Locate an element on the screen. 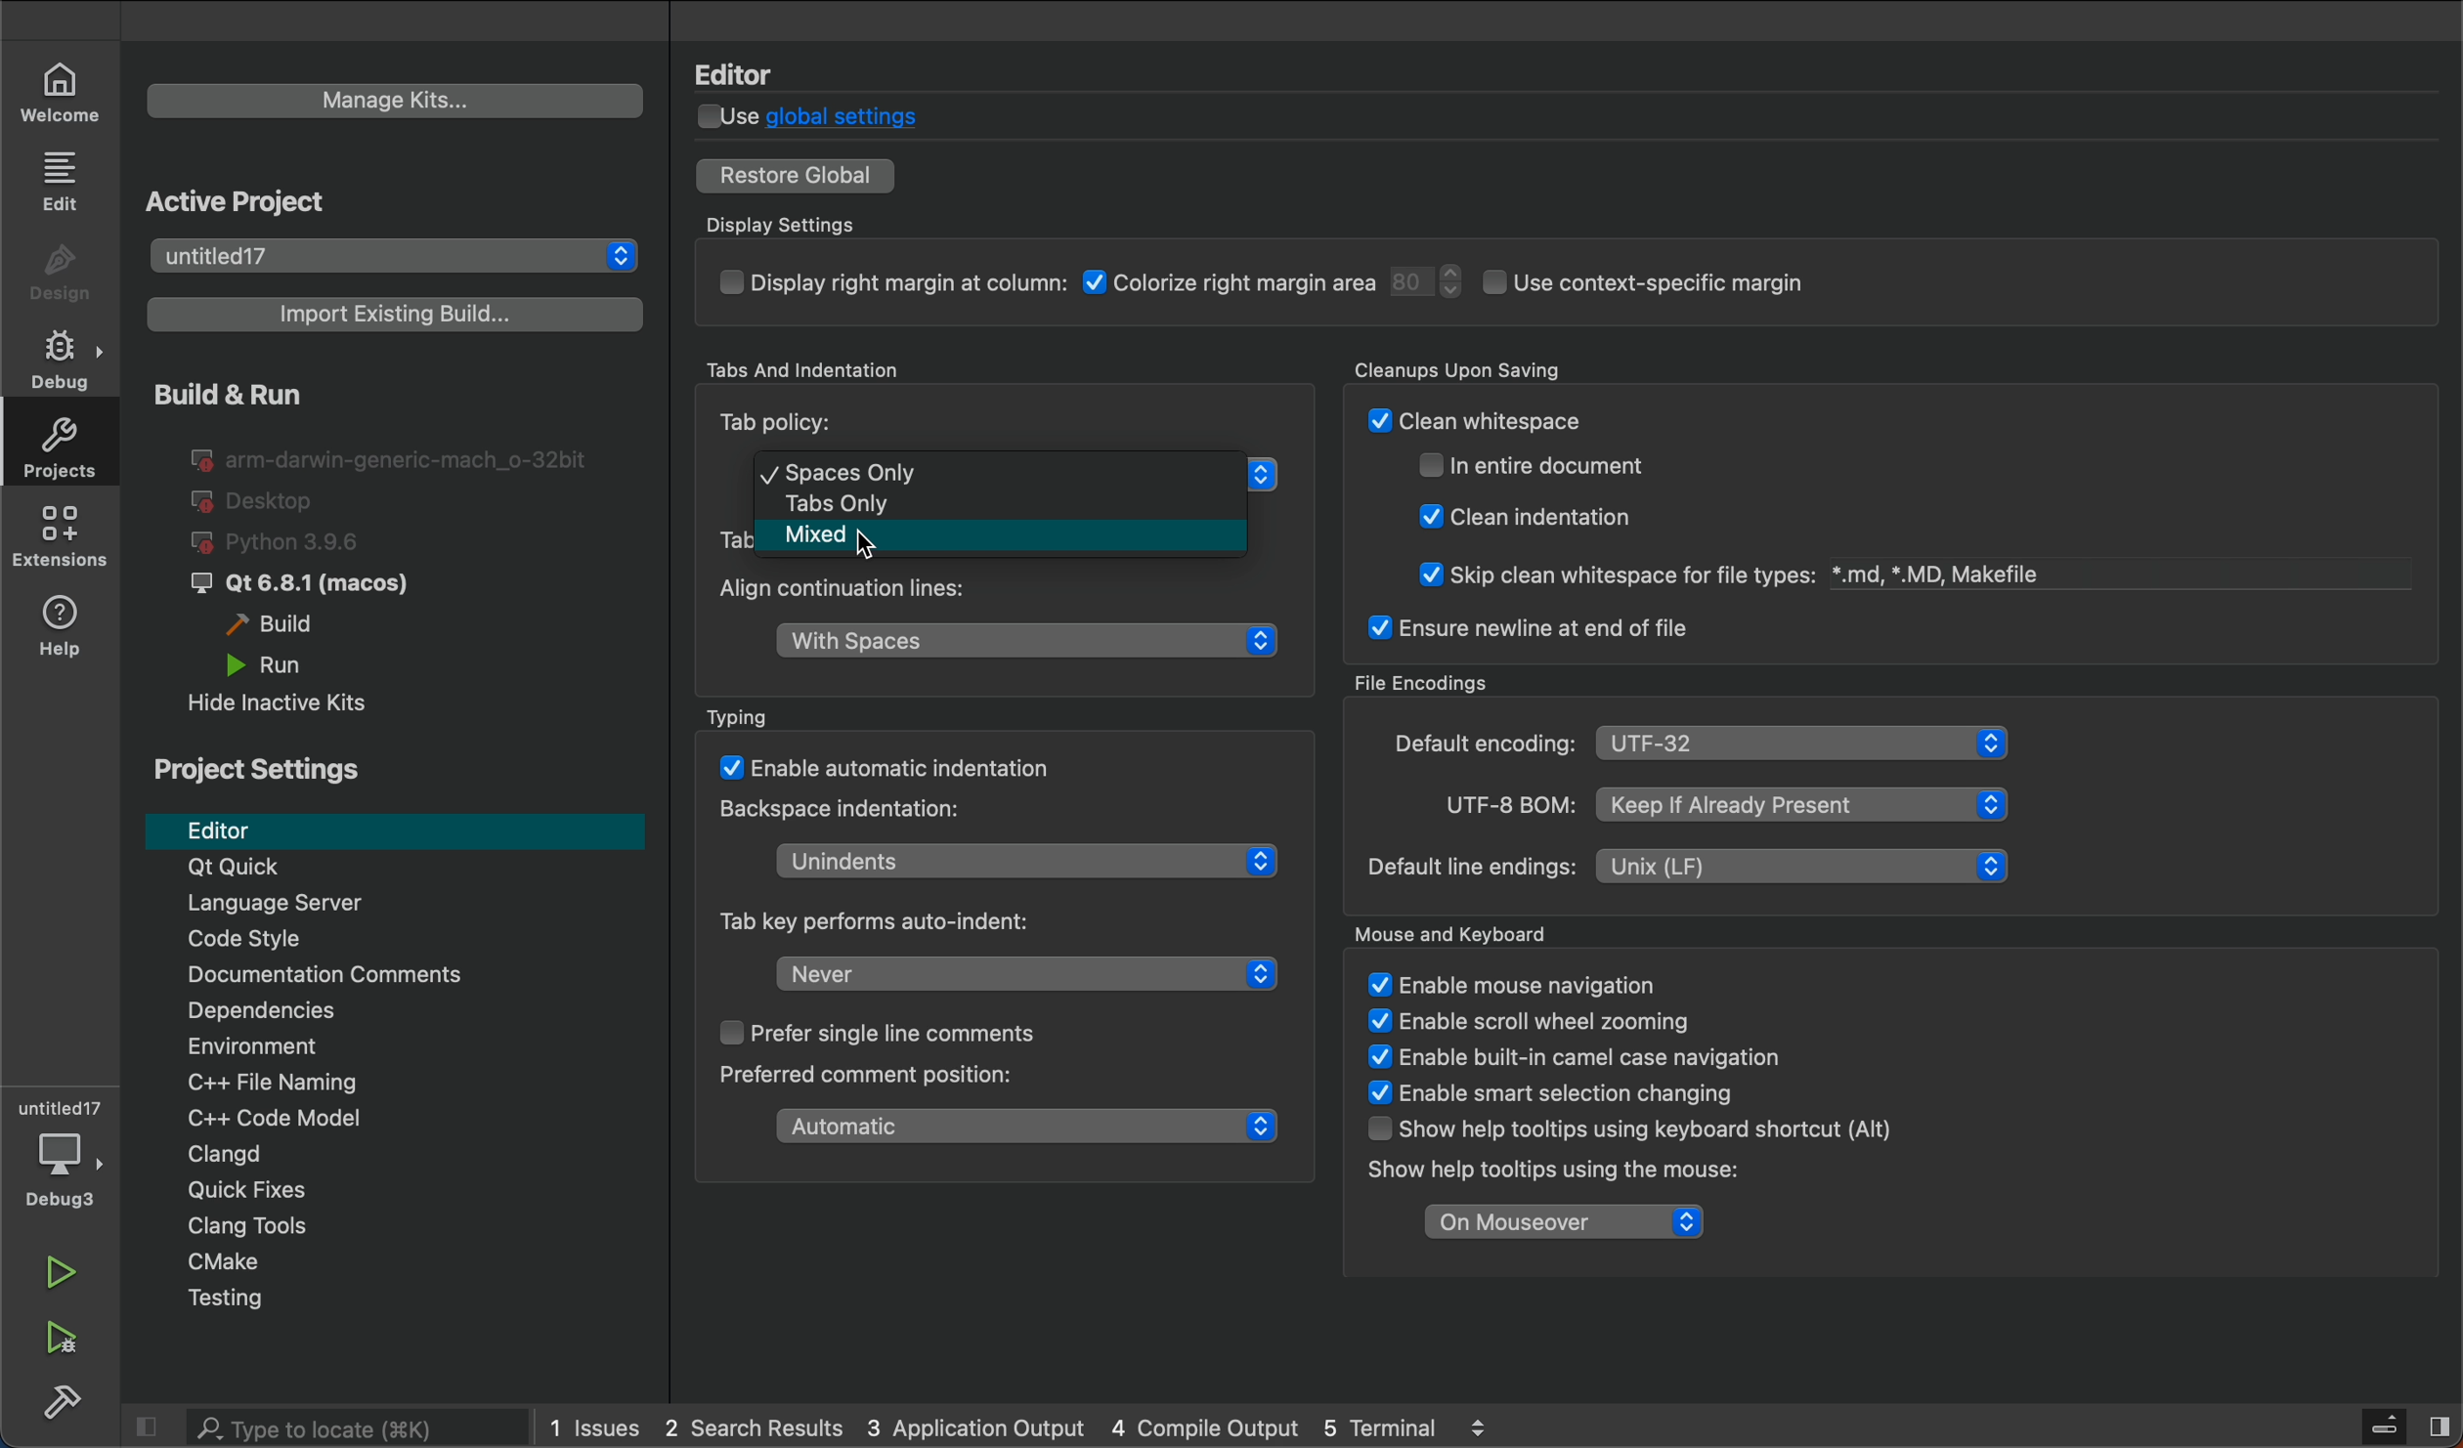 The height and width of the screenshot is (1448, 2463). code style is located at coordinates (420, 942).